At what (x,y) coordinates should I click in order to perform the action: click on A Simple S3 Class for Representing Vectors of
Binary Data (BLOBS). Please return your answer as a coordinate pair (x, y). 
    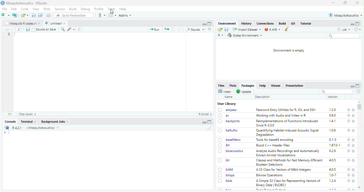
    Looking at the image, I should click on (288, 183).